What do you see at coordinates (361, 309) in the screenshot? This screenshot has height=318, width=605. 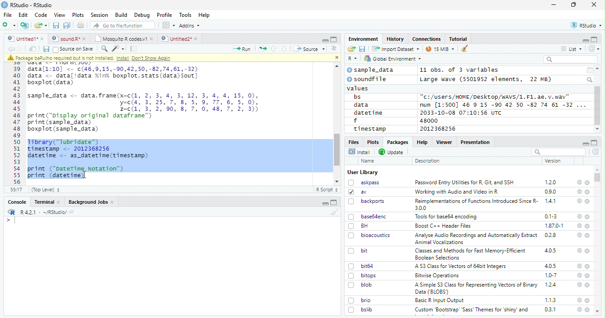 I see `bslib` at bounding box center [361, 309].